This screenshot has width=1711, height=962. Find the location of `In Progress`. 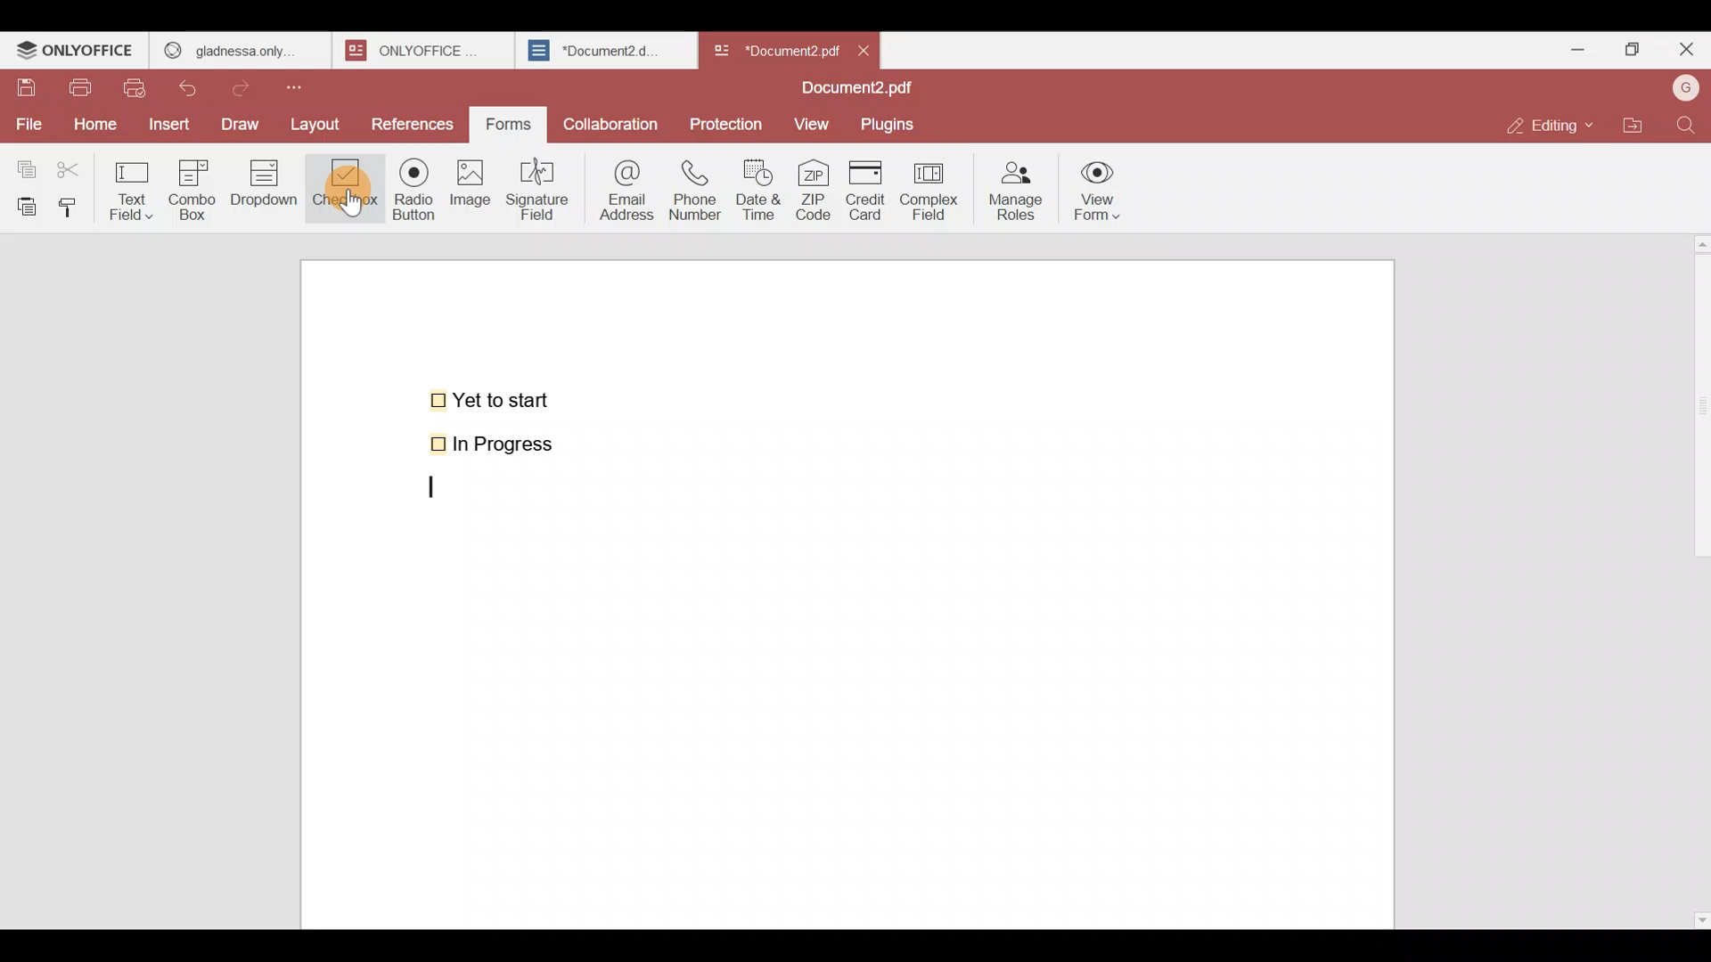

In Progress is located at coordinates (502, 444).